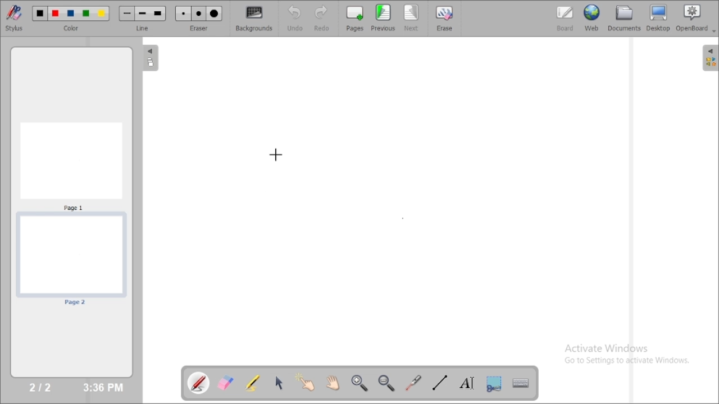 Image resolution: width=719 pixels, height=404 pixels. I want to click on select and modify objects, so click(279, 383).